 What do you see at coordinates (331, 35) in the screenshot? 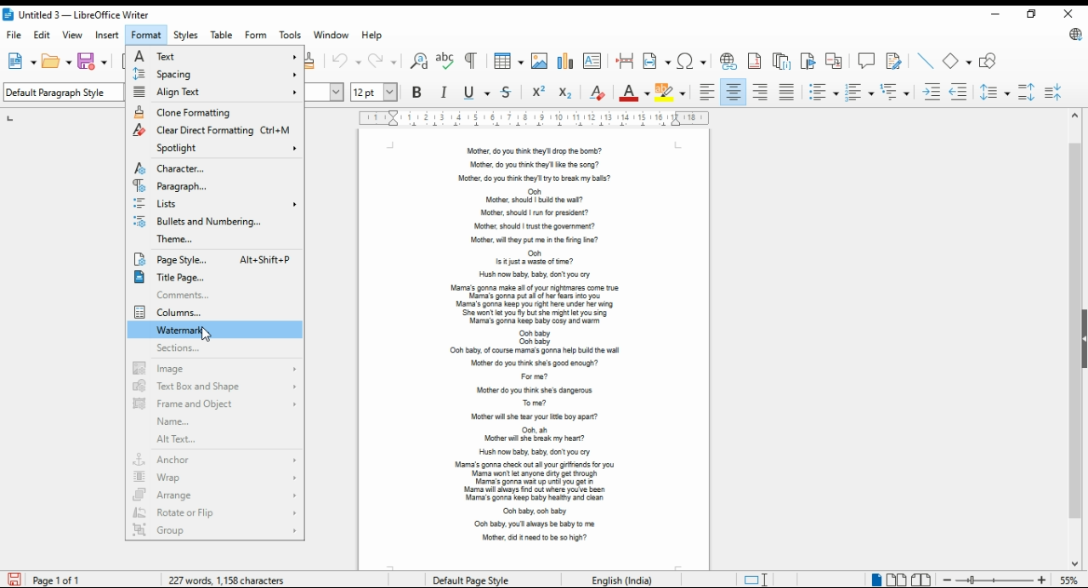
I see `window` at bounding box center [331, 35].